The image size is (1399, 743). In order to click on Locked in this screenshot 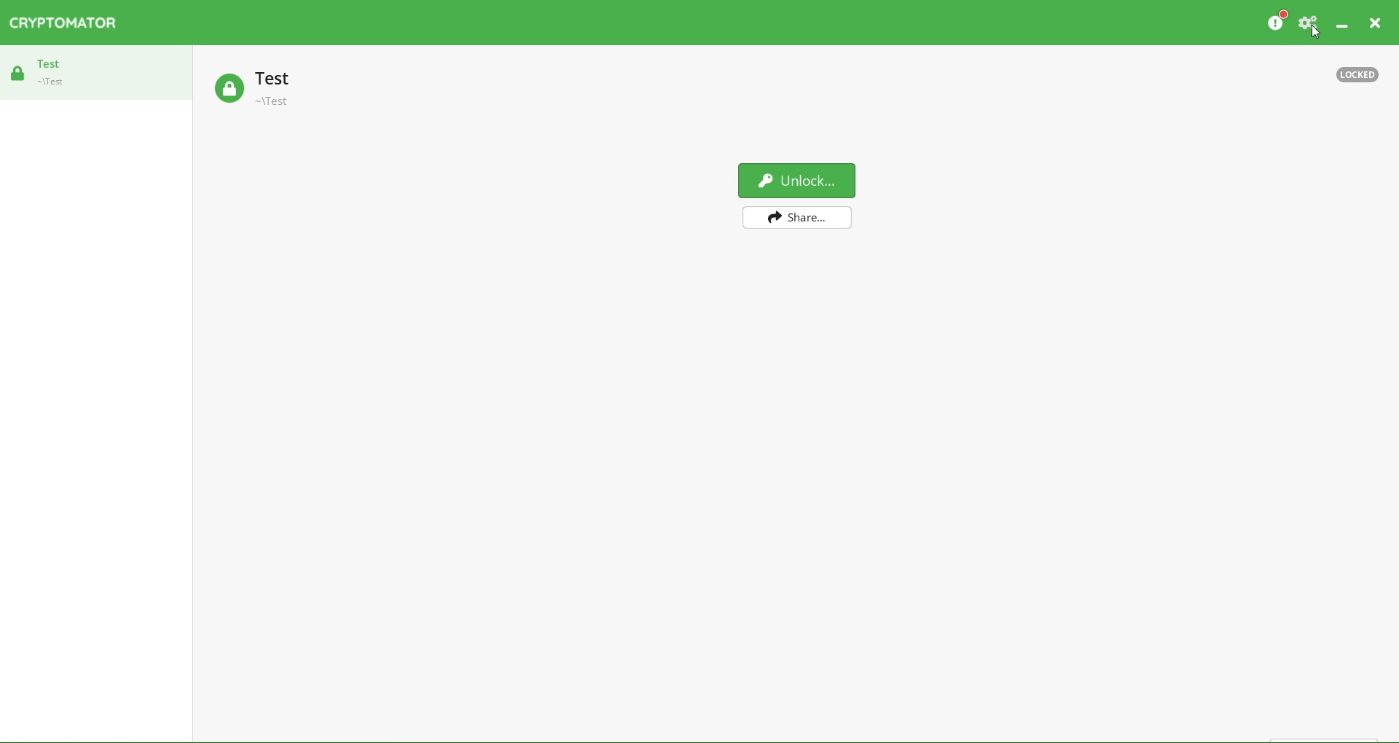, I will do `click(1357, 72)`.